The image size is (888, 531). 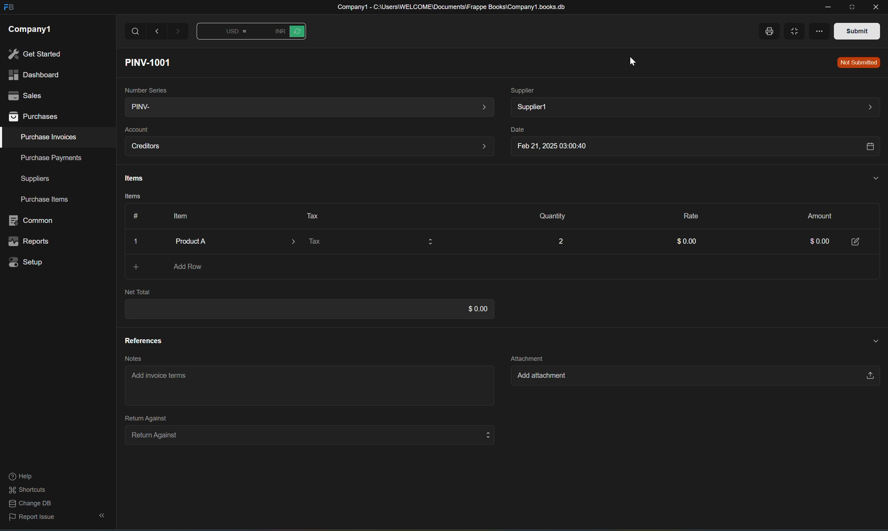 I want to click on company1, so click(x=30, y=29).